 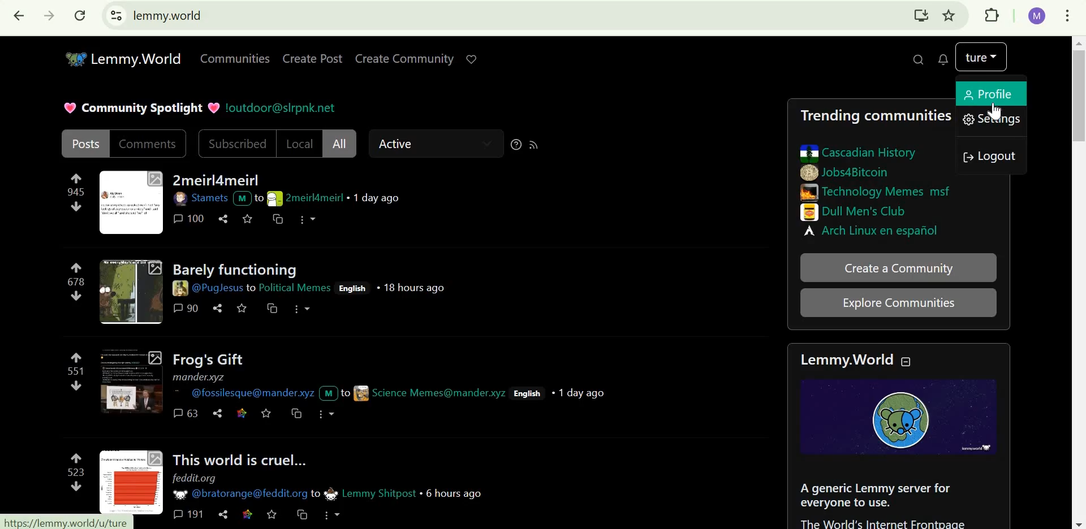 What do you see at coordinates (886, 502) in the screenshot?
I see `about section` at bounding box center [886, 502].